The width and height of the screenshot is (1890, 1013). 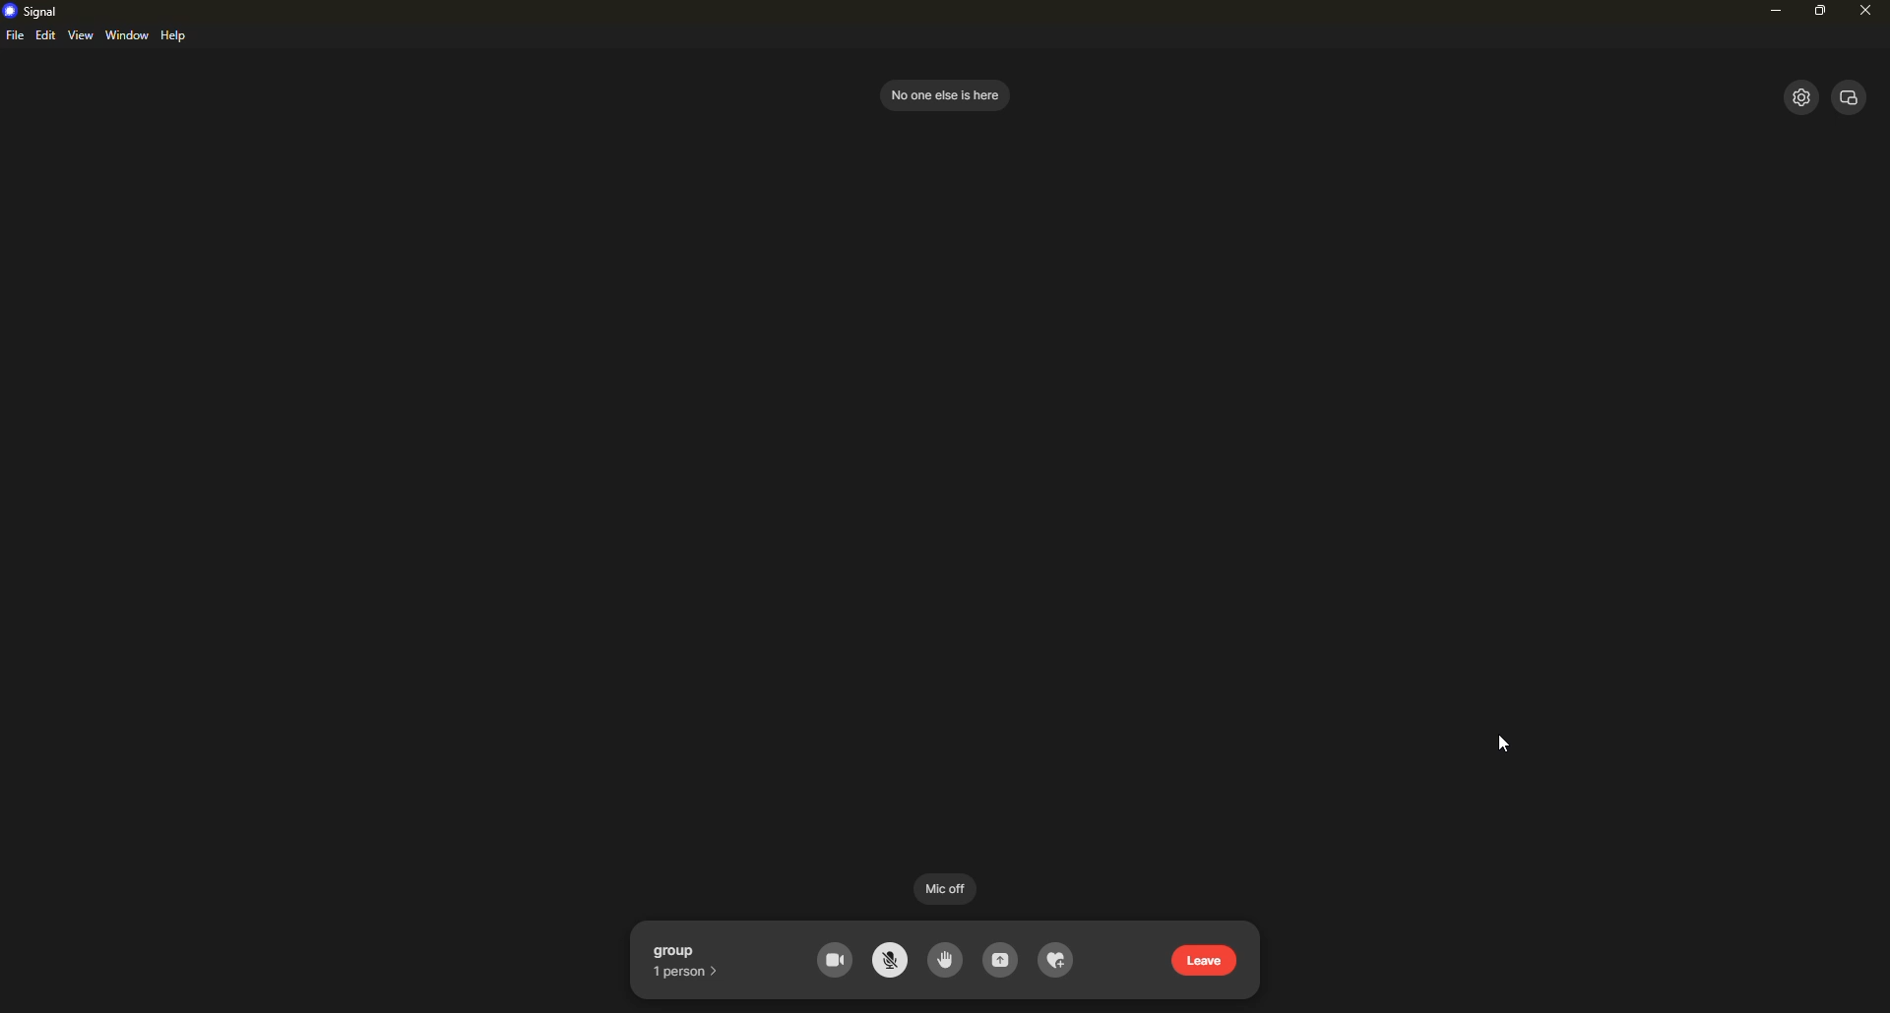 I want to click on cursor, so click(x=1503, y=746).